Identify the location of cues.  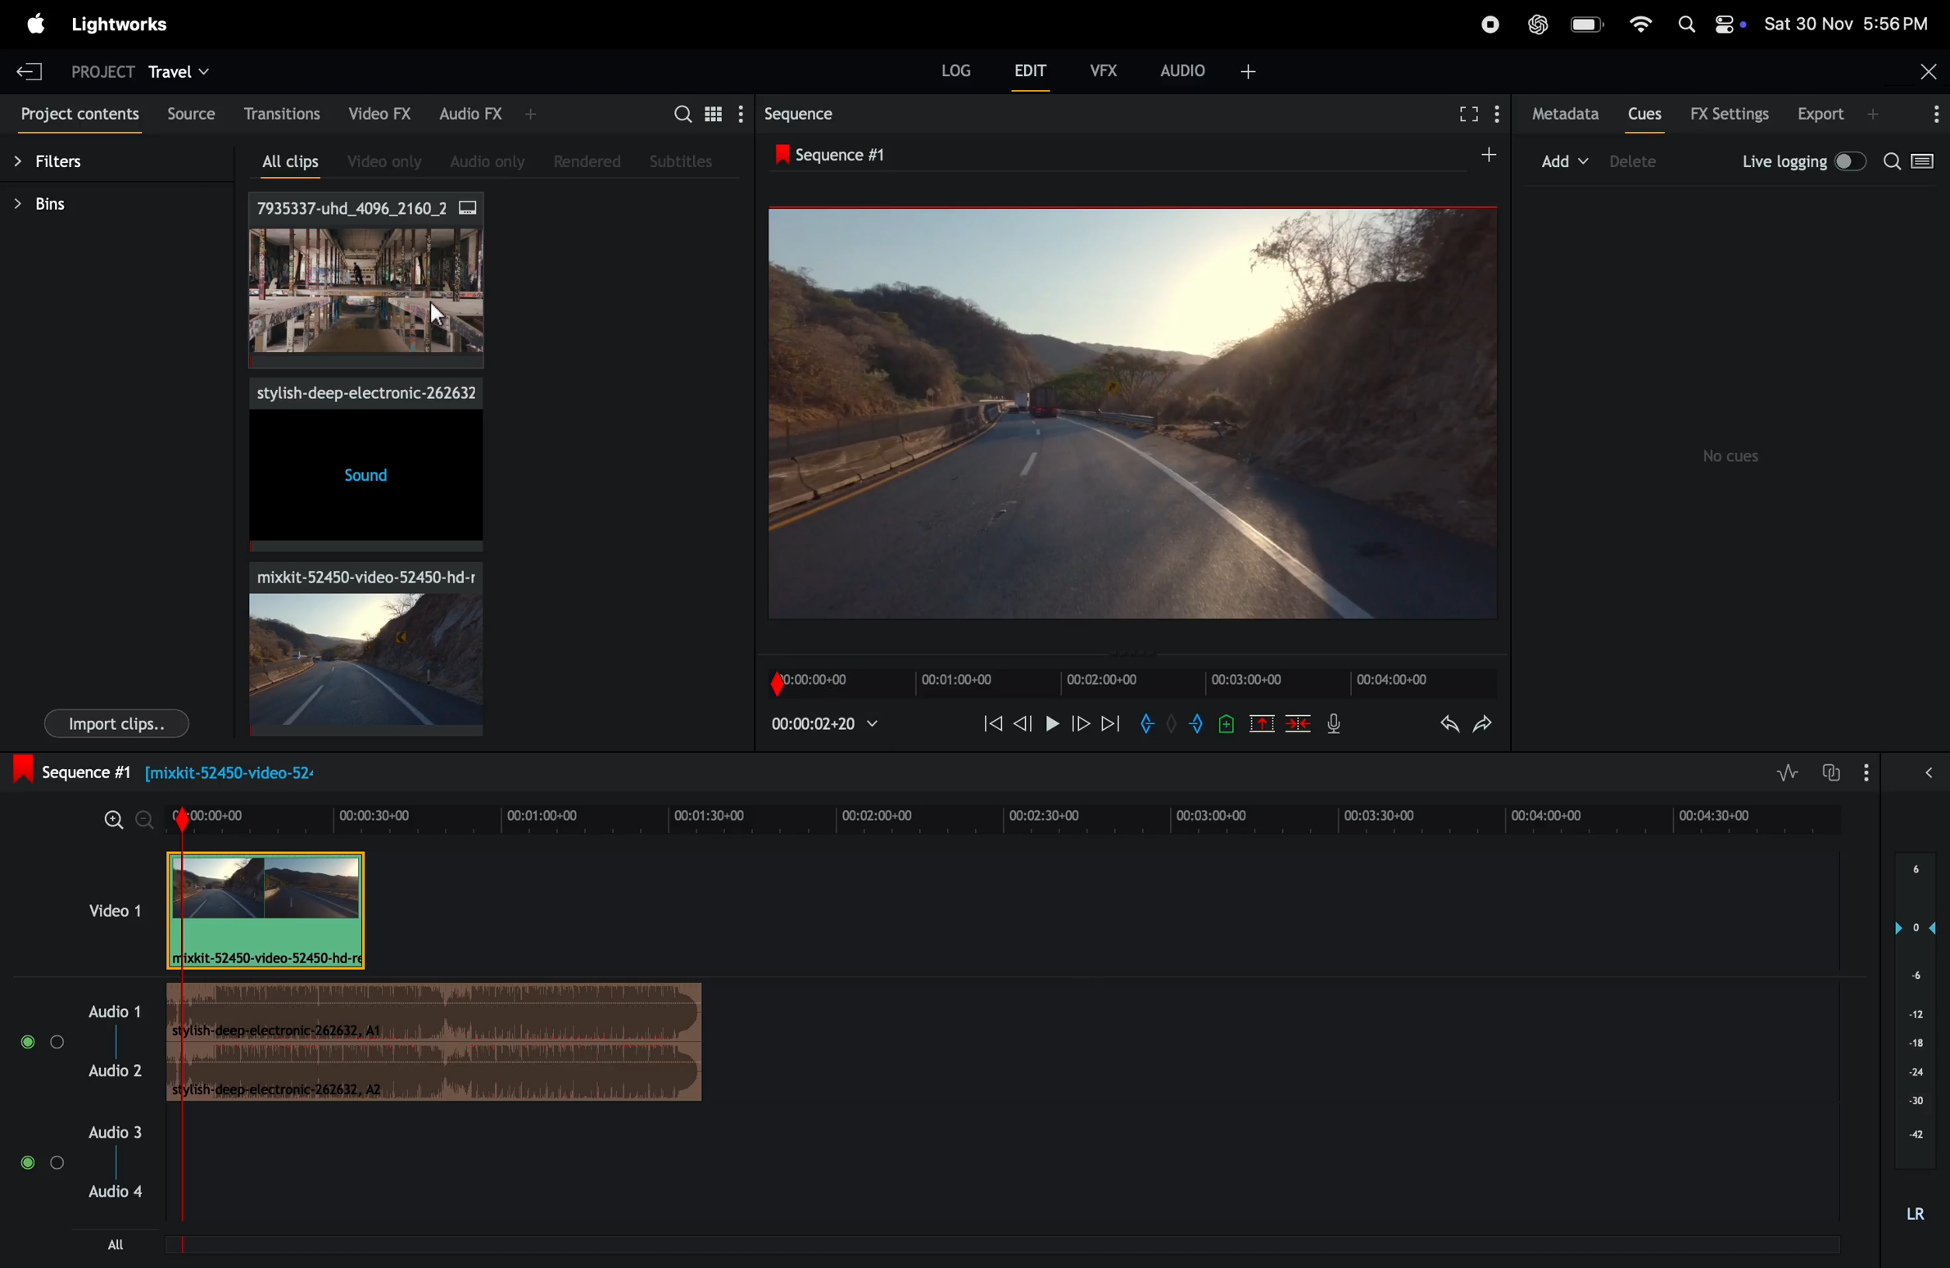
(1644, 116).